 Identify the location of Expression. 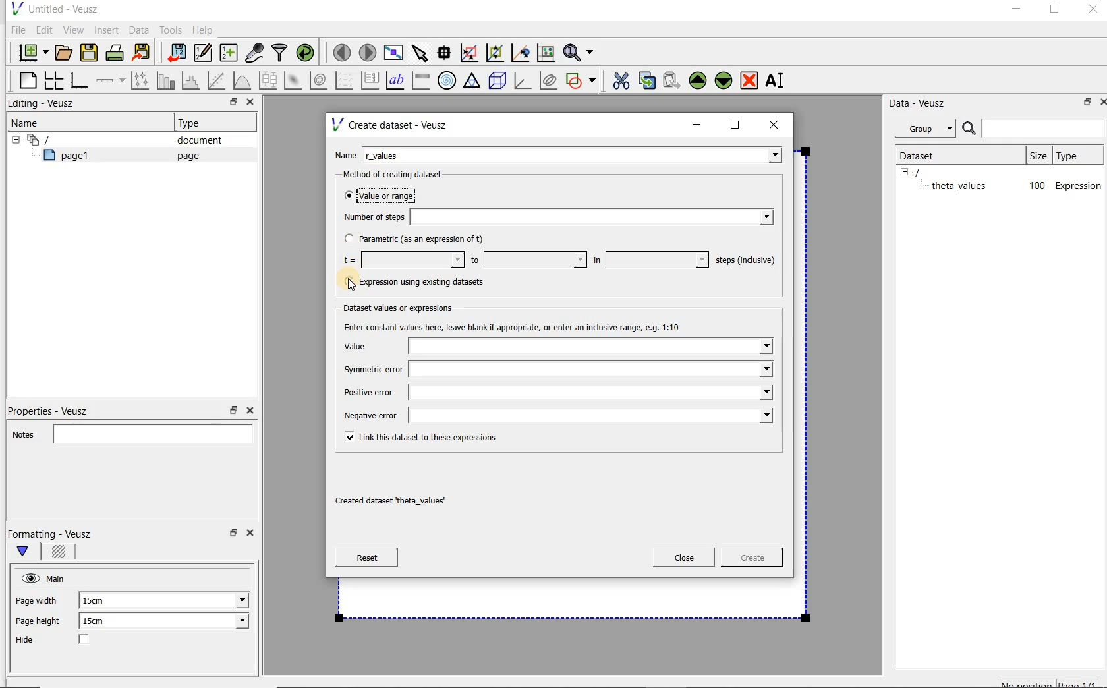
(1079, 185).